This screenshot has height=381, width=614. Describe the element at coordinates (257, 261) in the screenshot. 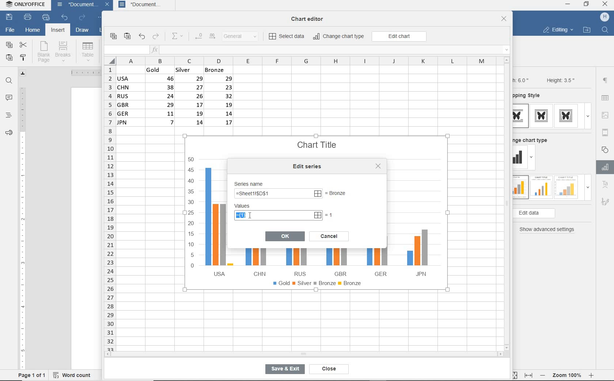

I see `CHN` at that location.